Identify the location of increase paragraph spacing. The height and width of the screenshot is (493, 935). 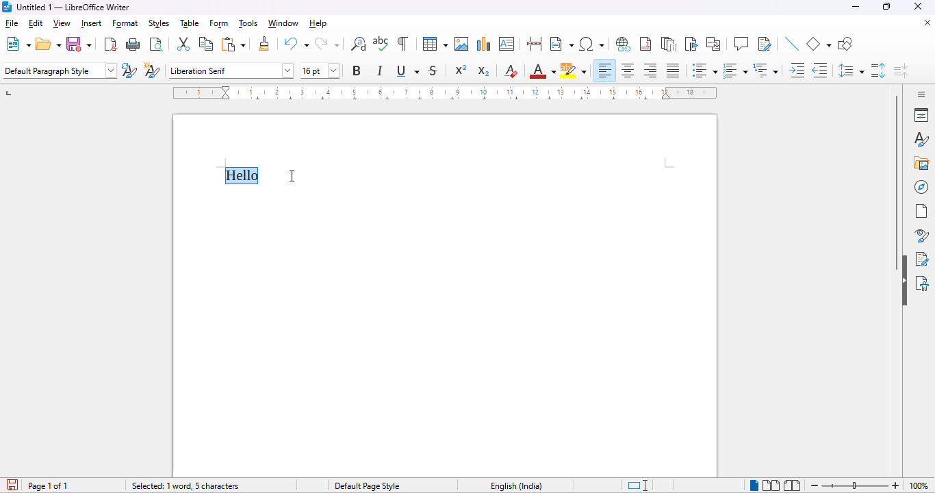
(879, 71).